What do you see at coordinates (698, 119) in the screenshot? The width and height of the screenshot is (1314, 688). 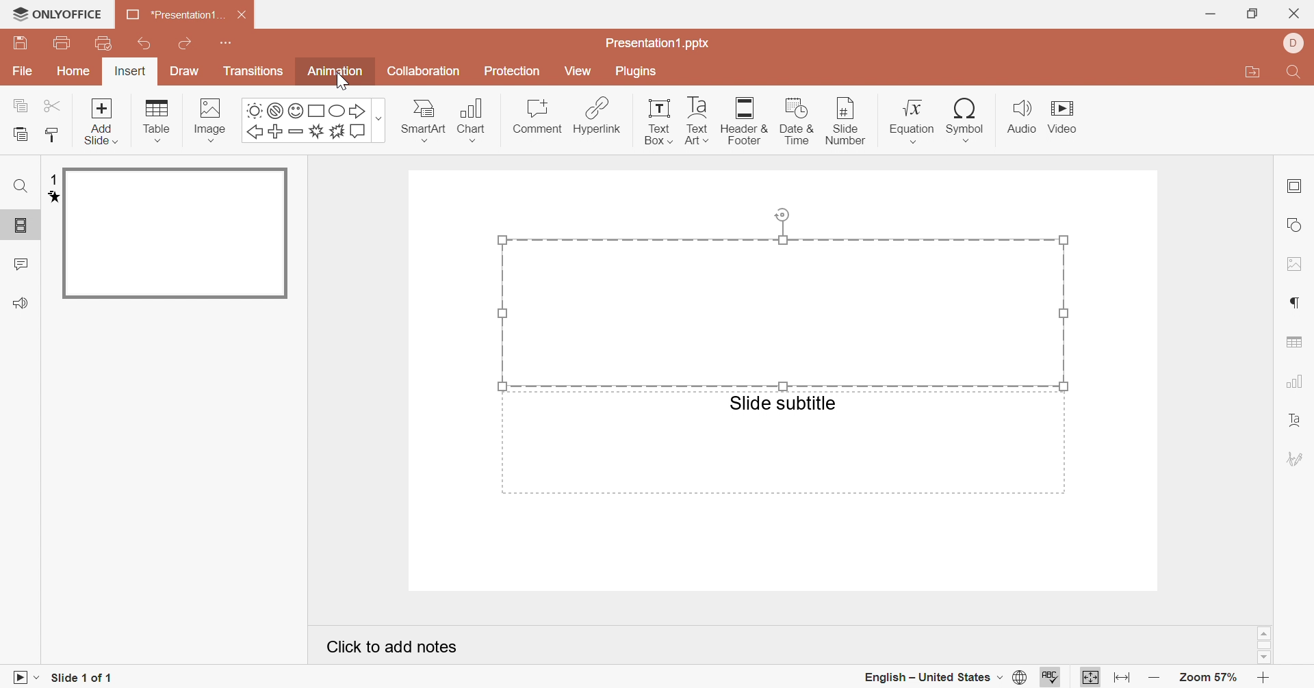 I see `text art` at bounding box center [698, 119].